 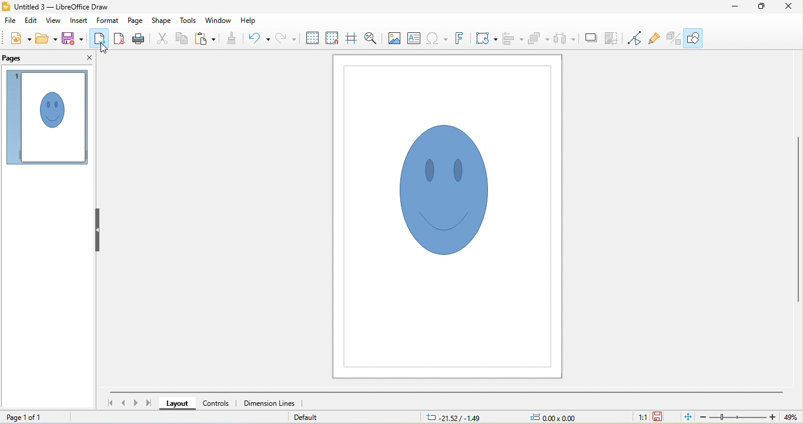 What do you see at coordinates (136, 403) in the screenshot?
I see `next` at bounding box center [136, 403].